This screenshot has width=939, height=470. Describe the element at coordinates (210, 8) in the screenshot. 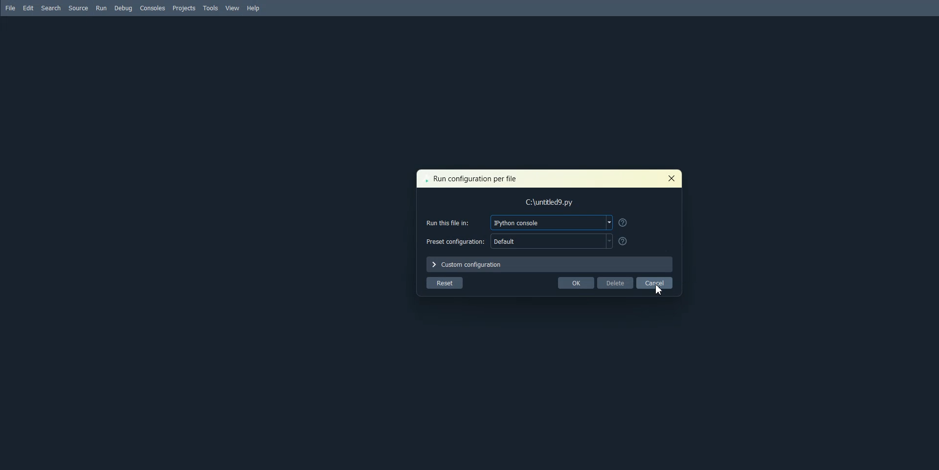

I see `Tools` at that location.